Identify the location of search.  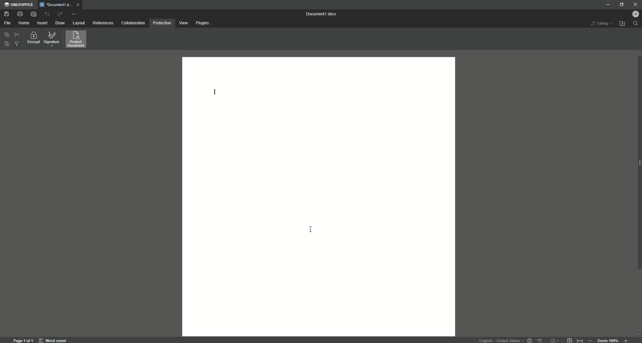
(635, 24).